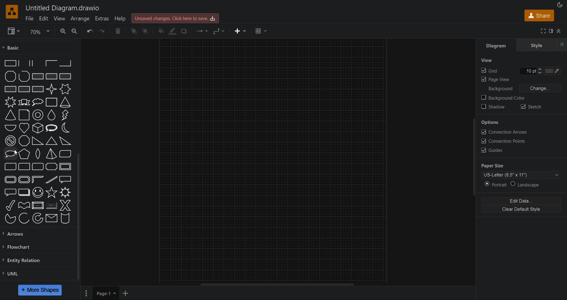 This screenshot has height=300, width=567. Describe the element at coordinates (75, 32) in the screenshot. I see `Zoom out` at that location.